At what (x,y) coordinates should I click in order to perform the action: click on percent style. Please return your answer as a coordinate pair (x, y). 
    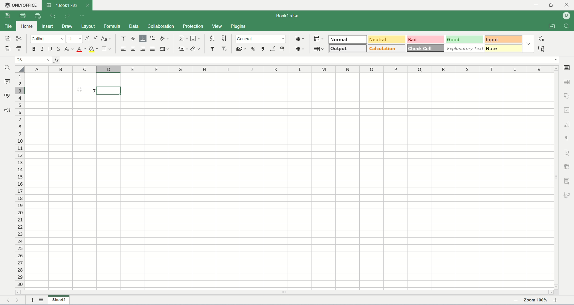
    Looking at the image, I should click on (254, 48).